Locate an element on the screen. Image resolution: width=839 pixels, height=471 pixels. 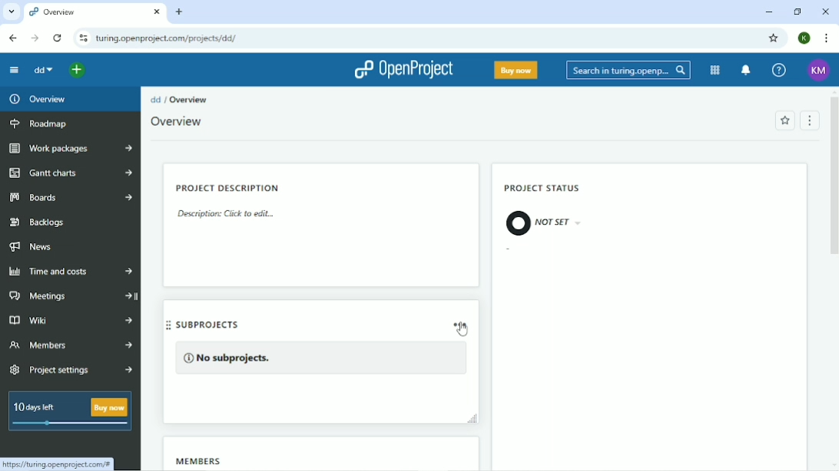
Boards is located at coordinates (71, 198).